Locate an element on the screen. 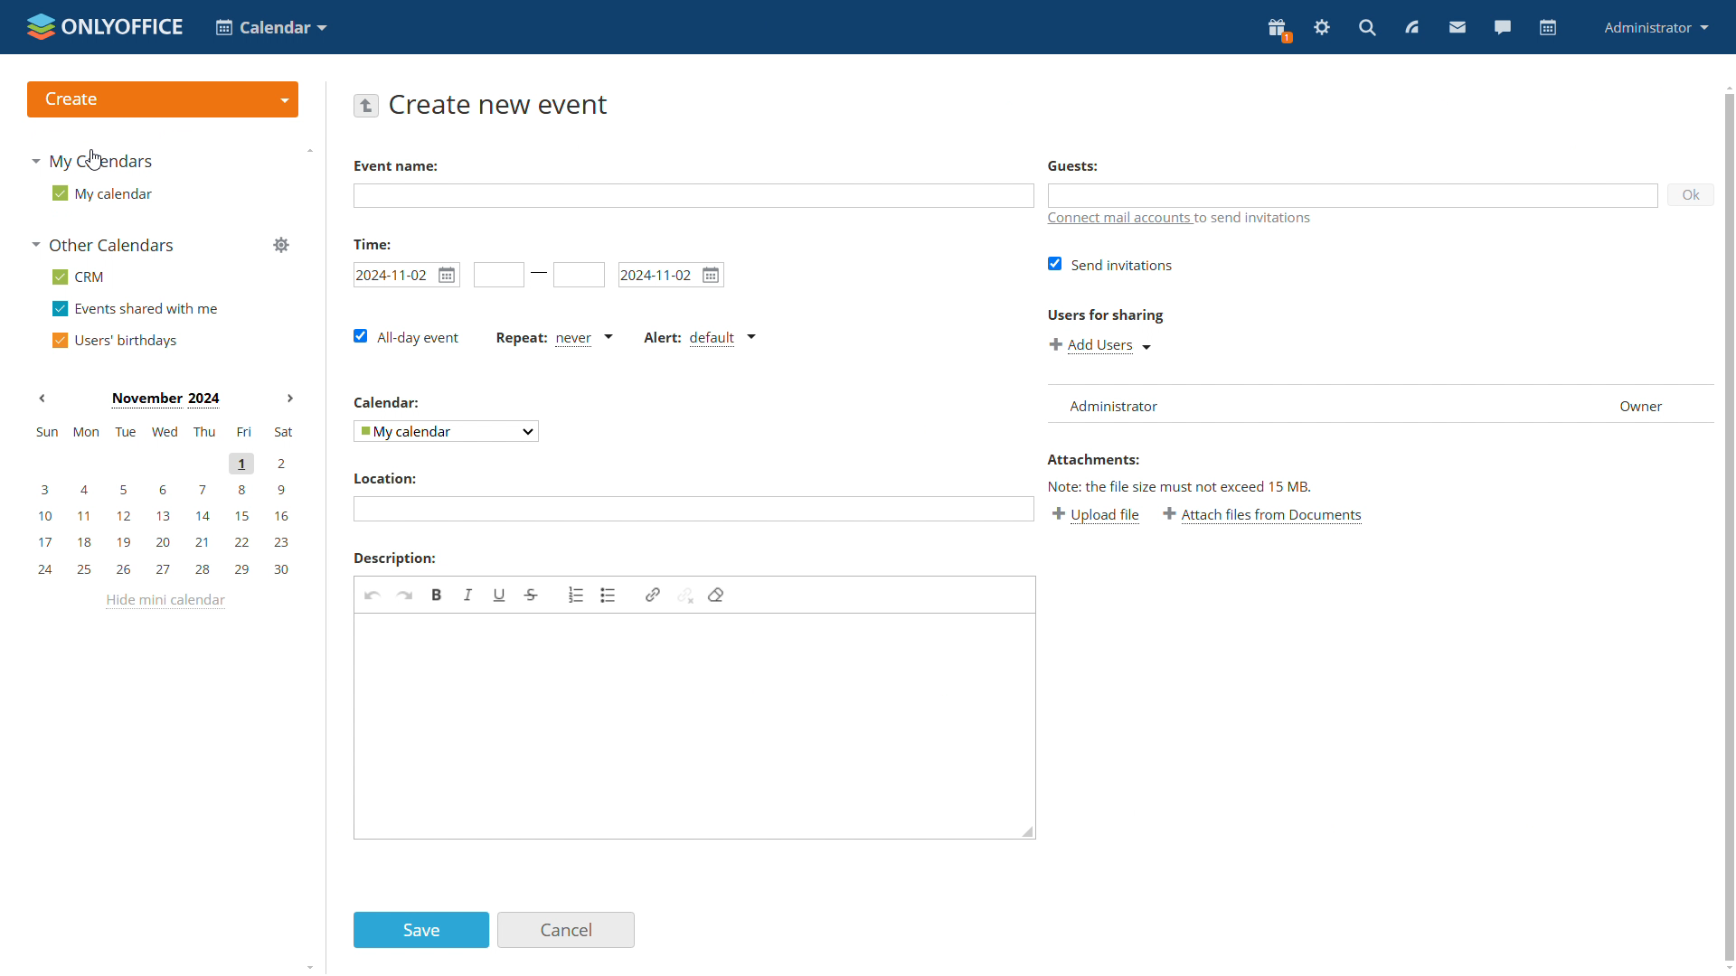  send invitations is located at coordinates (1107, 265).